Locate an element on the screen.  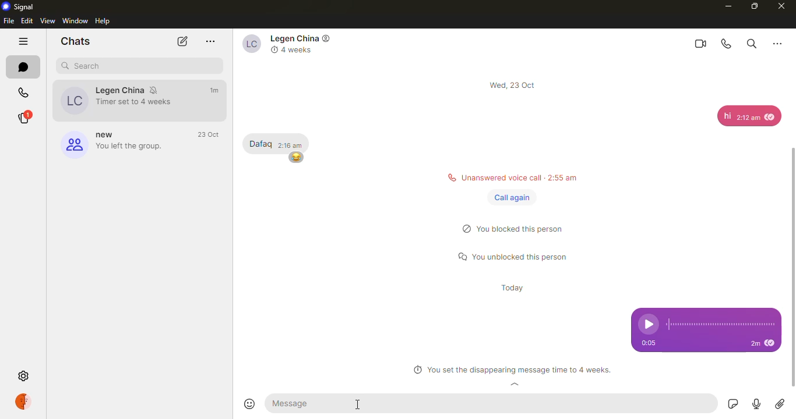
help is located at coordinates (104, 21).